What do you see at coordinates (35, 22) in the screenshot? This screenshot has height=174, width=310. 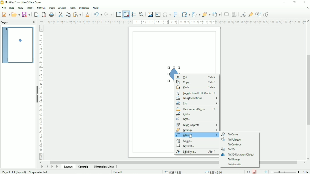 I see `Close` at bounding box center [35, 22].